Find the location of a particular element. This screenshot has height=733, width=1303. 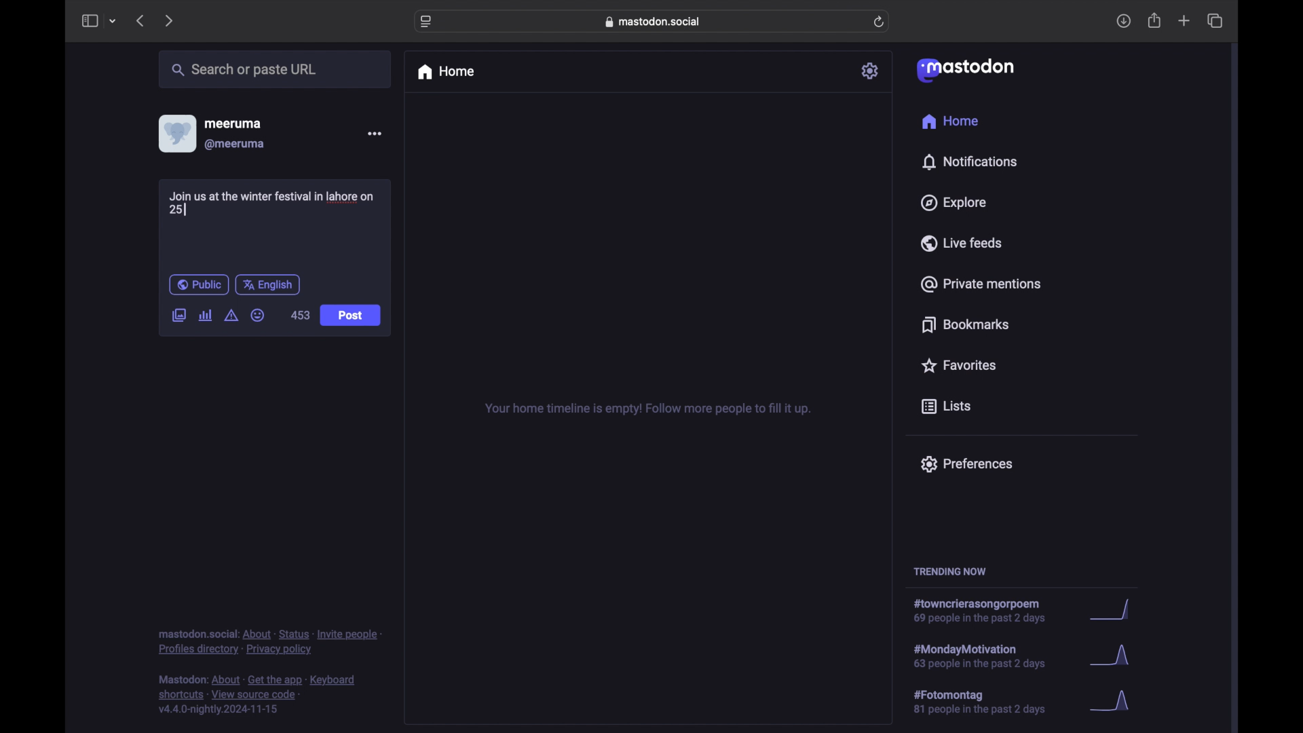

hashtag trend is located at coordinates (989, 655).